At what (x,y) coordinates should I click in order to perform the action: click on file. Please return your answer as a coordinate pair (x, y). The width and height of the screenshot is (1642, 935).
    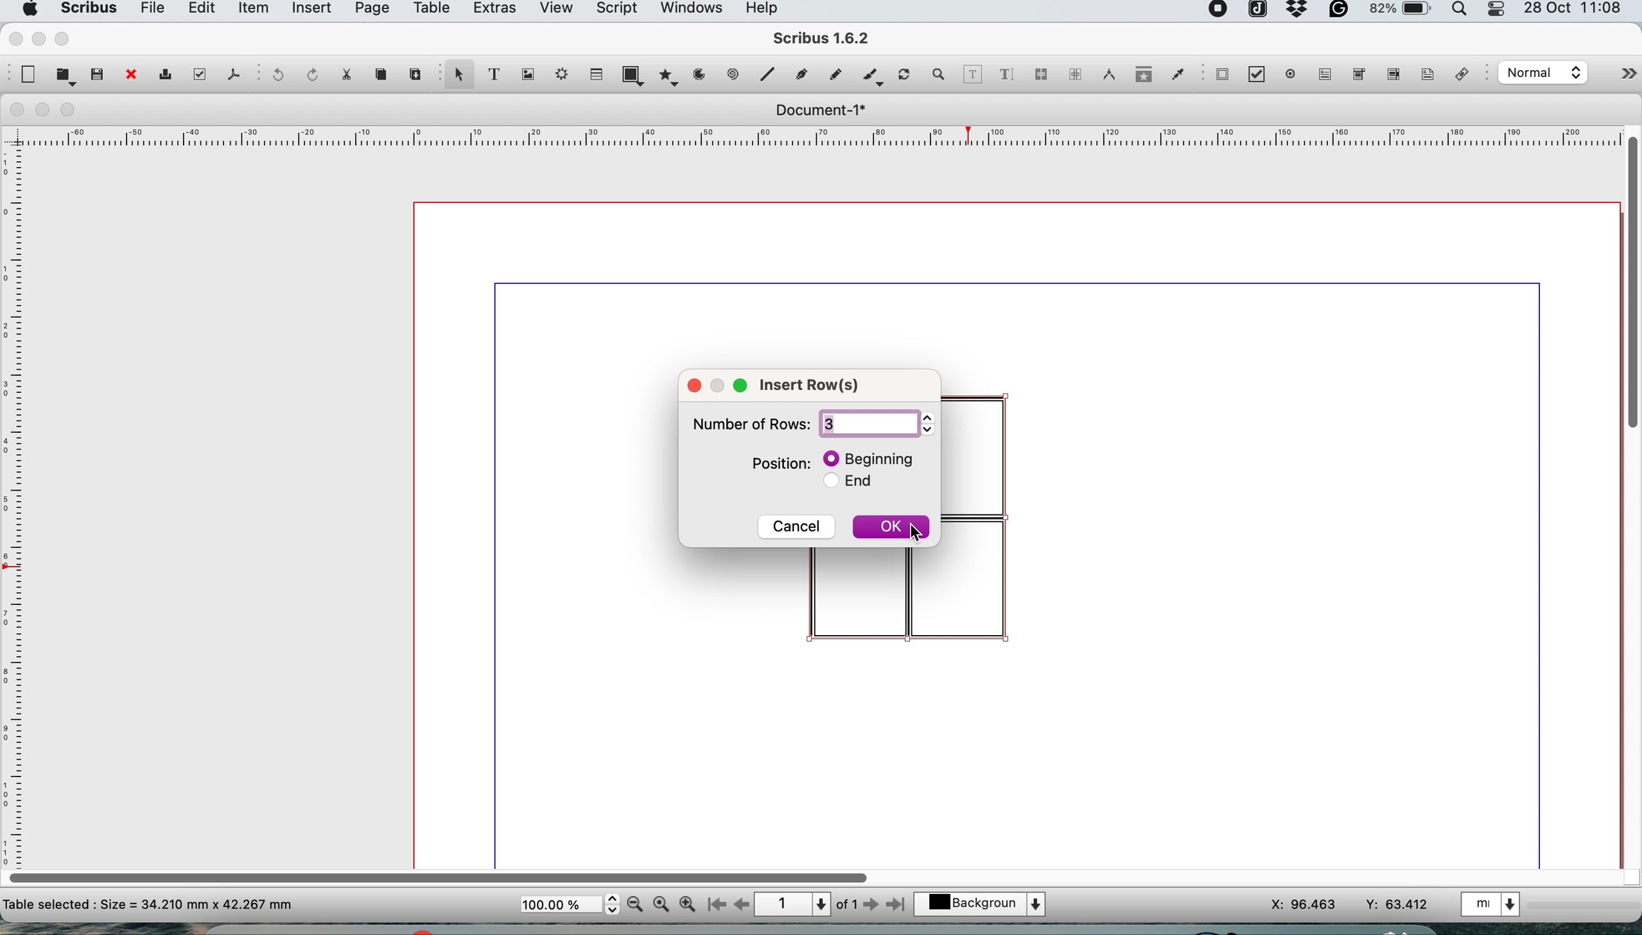
    Looking at the image, I should click on (150, 11).